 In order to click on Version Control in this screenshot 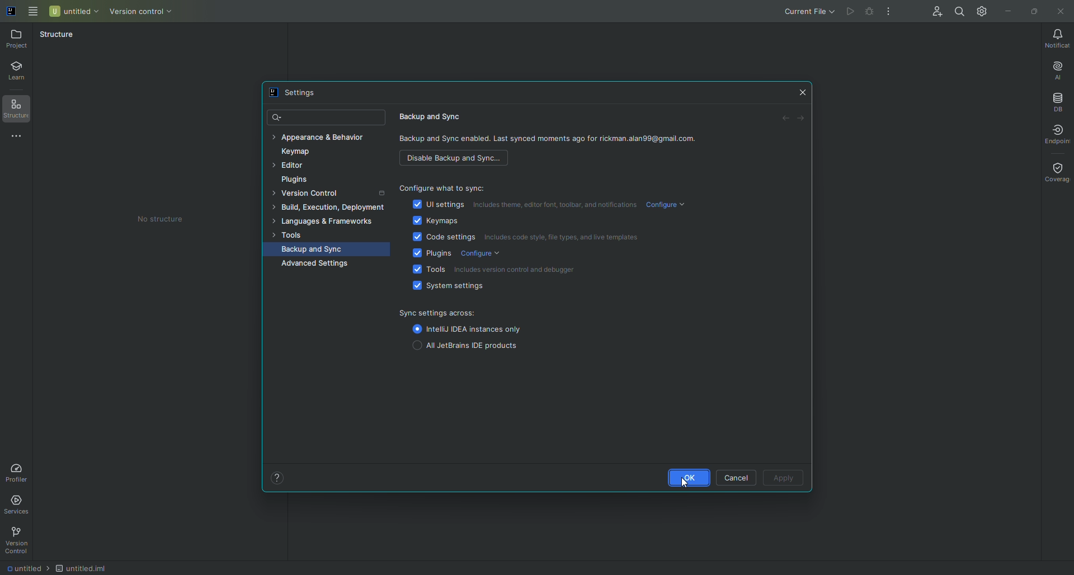, I will do `click(20, 540)`.